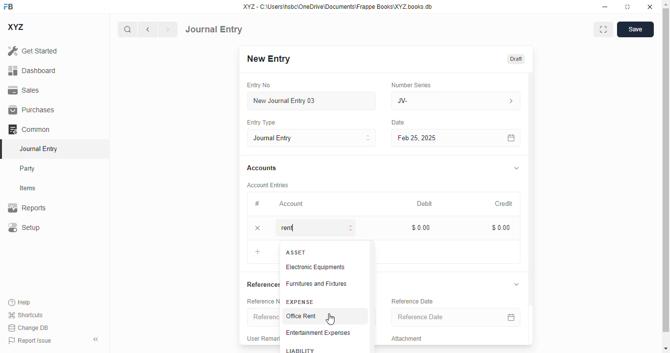 This screenshot has height=353, width=670. What do you see at coordinates (24, 227) in the screenshot?
I see `setup` at bounding box center [24, 227].